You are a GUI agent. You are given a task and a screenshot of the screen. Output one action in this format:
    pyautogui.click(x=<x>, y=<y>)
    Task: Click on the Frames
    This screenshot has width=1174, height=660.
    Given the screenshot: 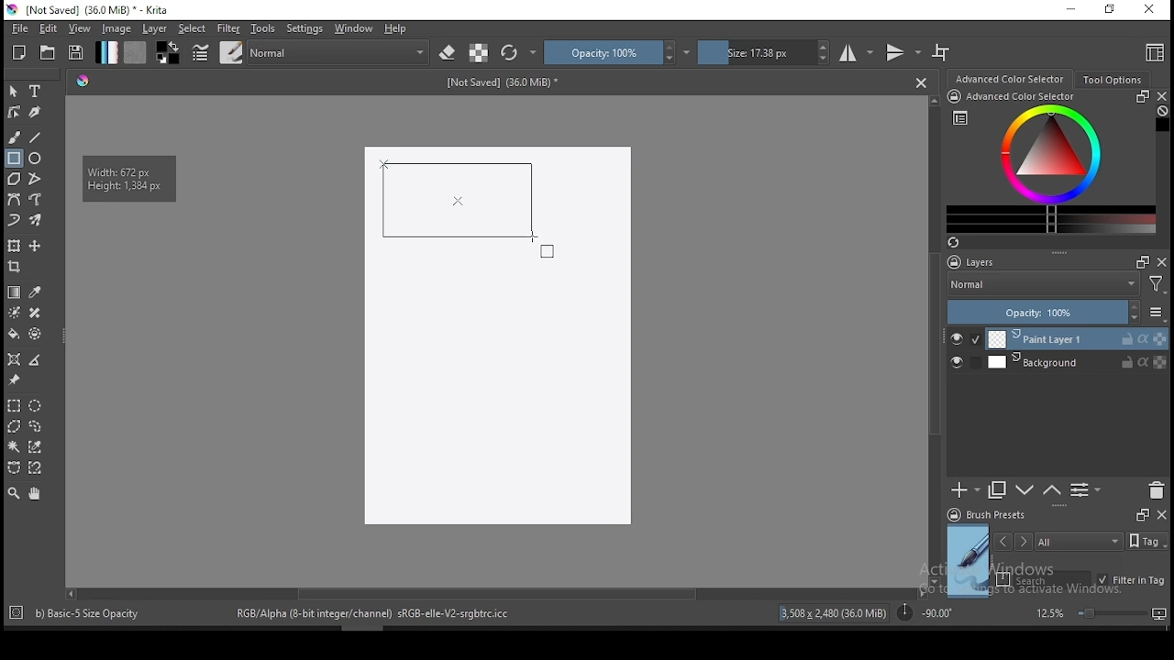 What is the action you would take?
    pyautogui.click(x=1142, y=514)
    